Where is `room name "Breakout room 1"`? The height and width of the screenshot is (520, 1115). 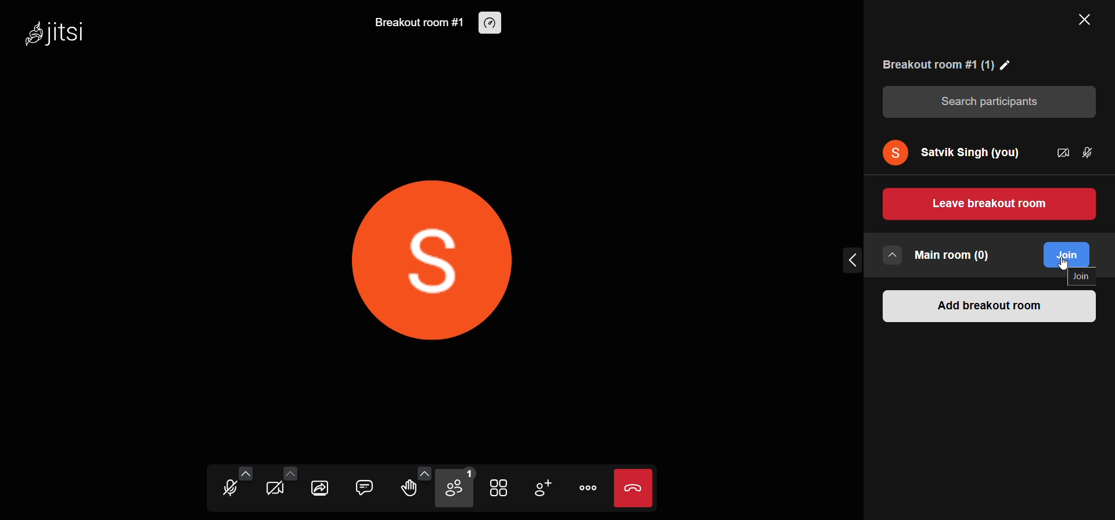 room name "Breakout room 1" is located at coordinates (948, 65).